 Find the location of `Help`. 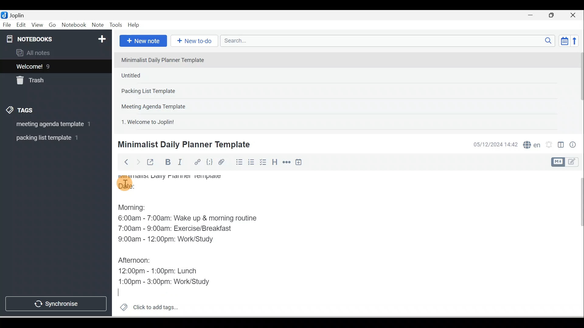

Help is located at coordinates (134, 25).